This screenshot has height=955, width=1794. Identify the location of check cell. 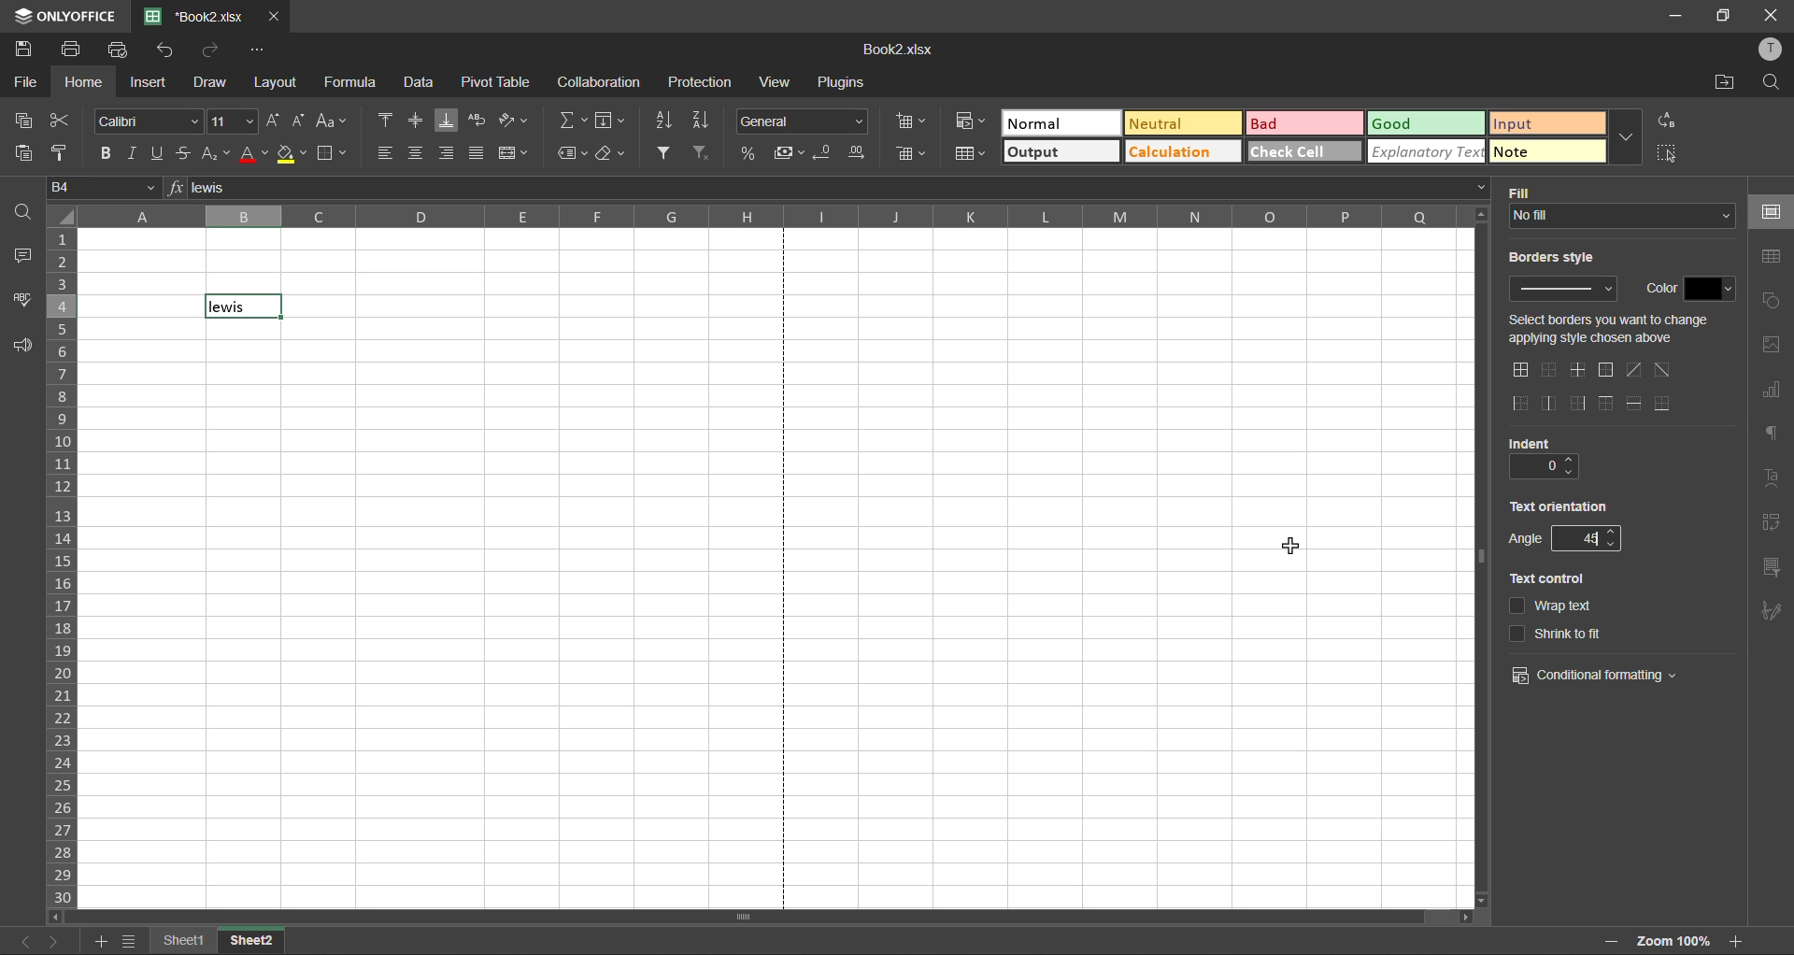
(1302, 150).